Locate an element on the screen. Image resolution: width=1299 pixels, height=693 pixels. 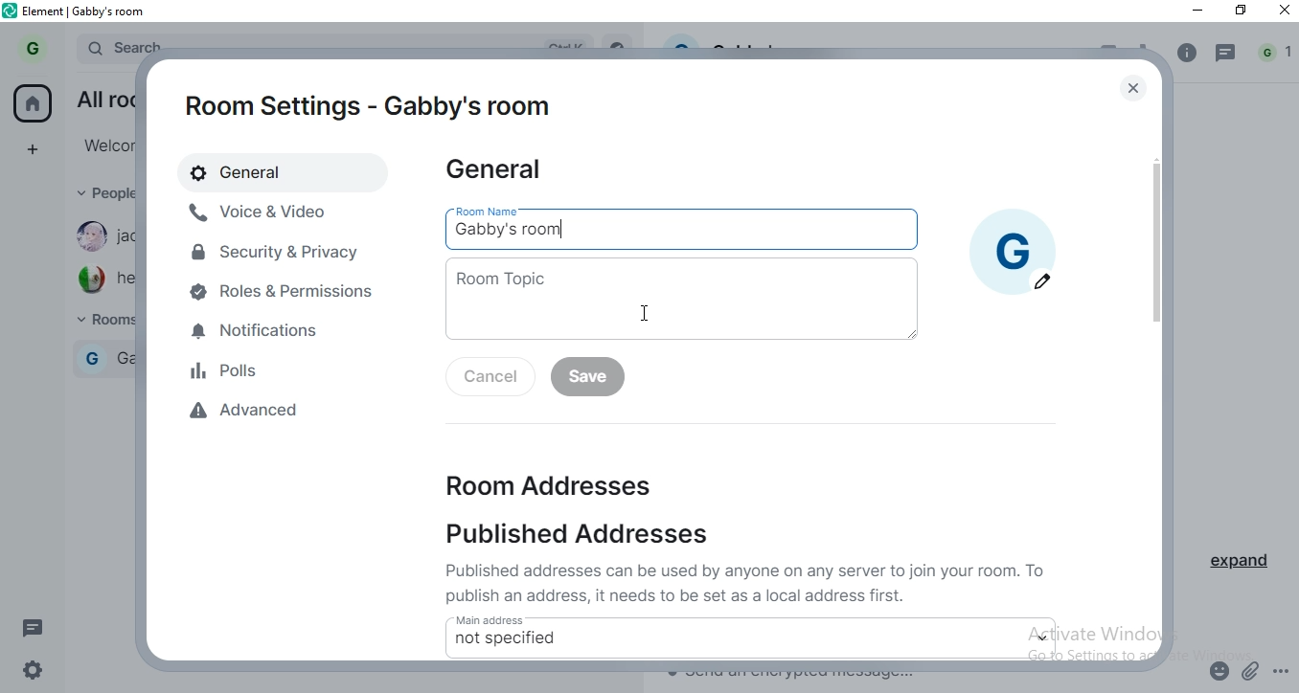
room name is located at coordinates (498, 210).